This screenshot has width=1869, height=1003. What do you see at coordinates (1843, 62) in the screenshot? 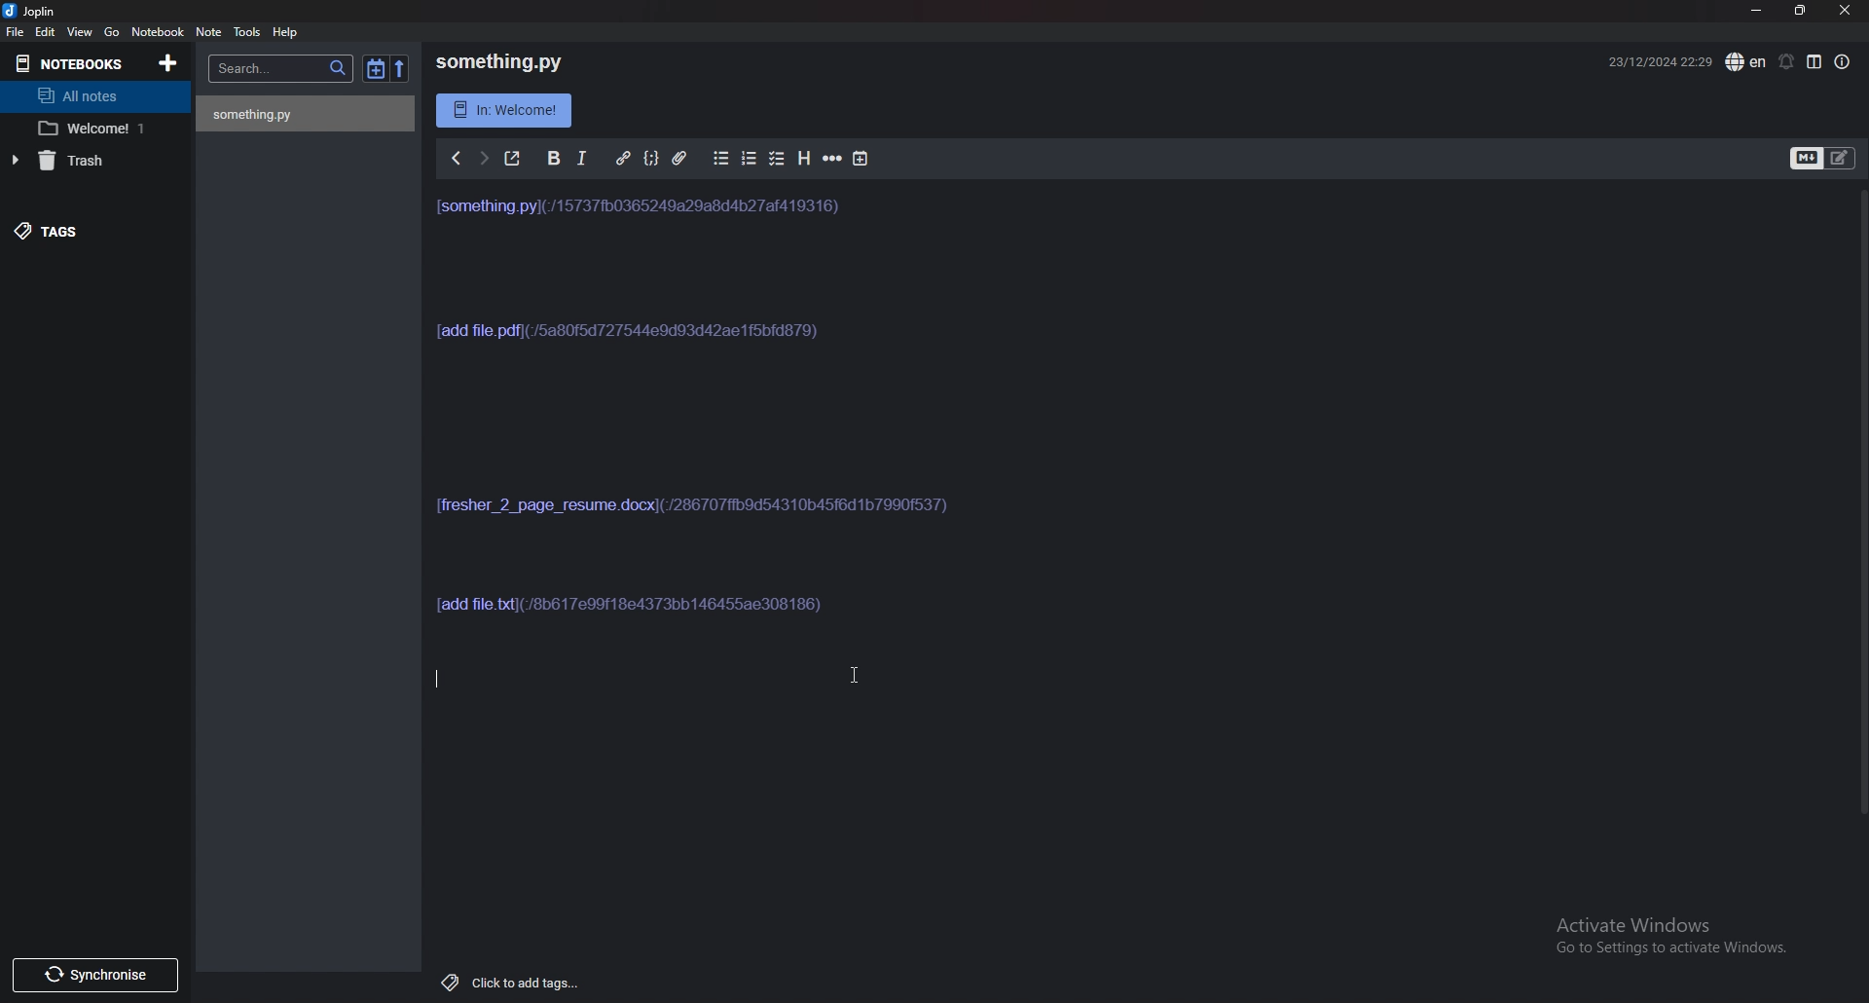
I see `Properties` at bounding box center [1843, 62].